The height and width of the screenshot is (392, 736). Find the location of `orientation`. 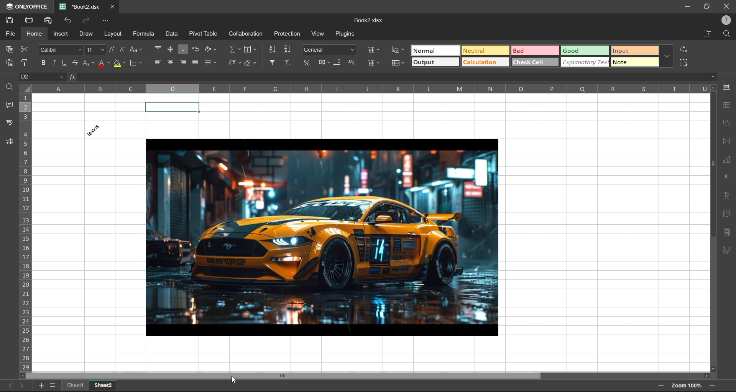

orientation is located at coordinates (211, 50).